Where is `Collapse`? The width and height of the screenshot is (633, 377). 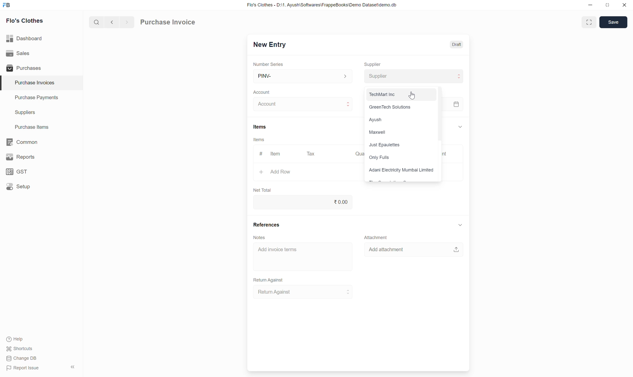 Collapse is located at coordinates (73, 367).